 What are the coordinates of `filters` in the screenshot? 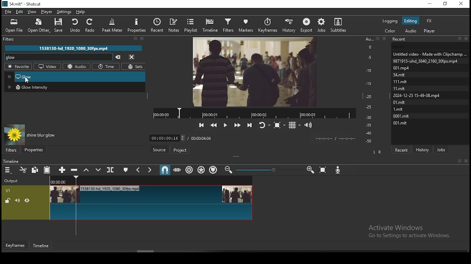 It's located at (228, 24).